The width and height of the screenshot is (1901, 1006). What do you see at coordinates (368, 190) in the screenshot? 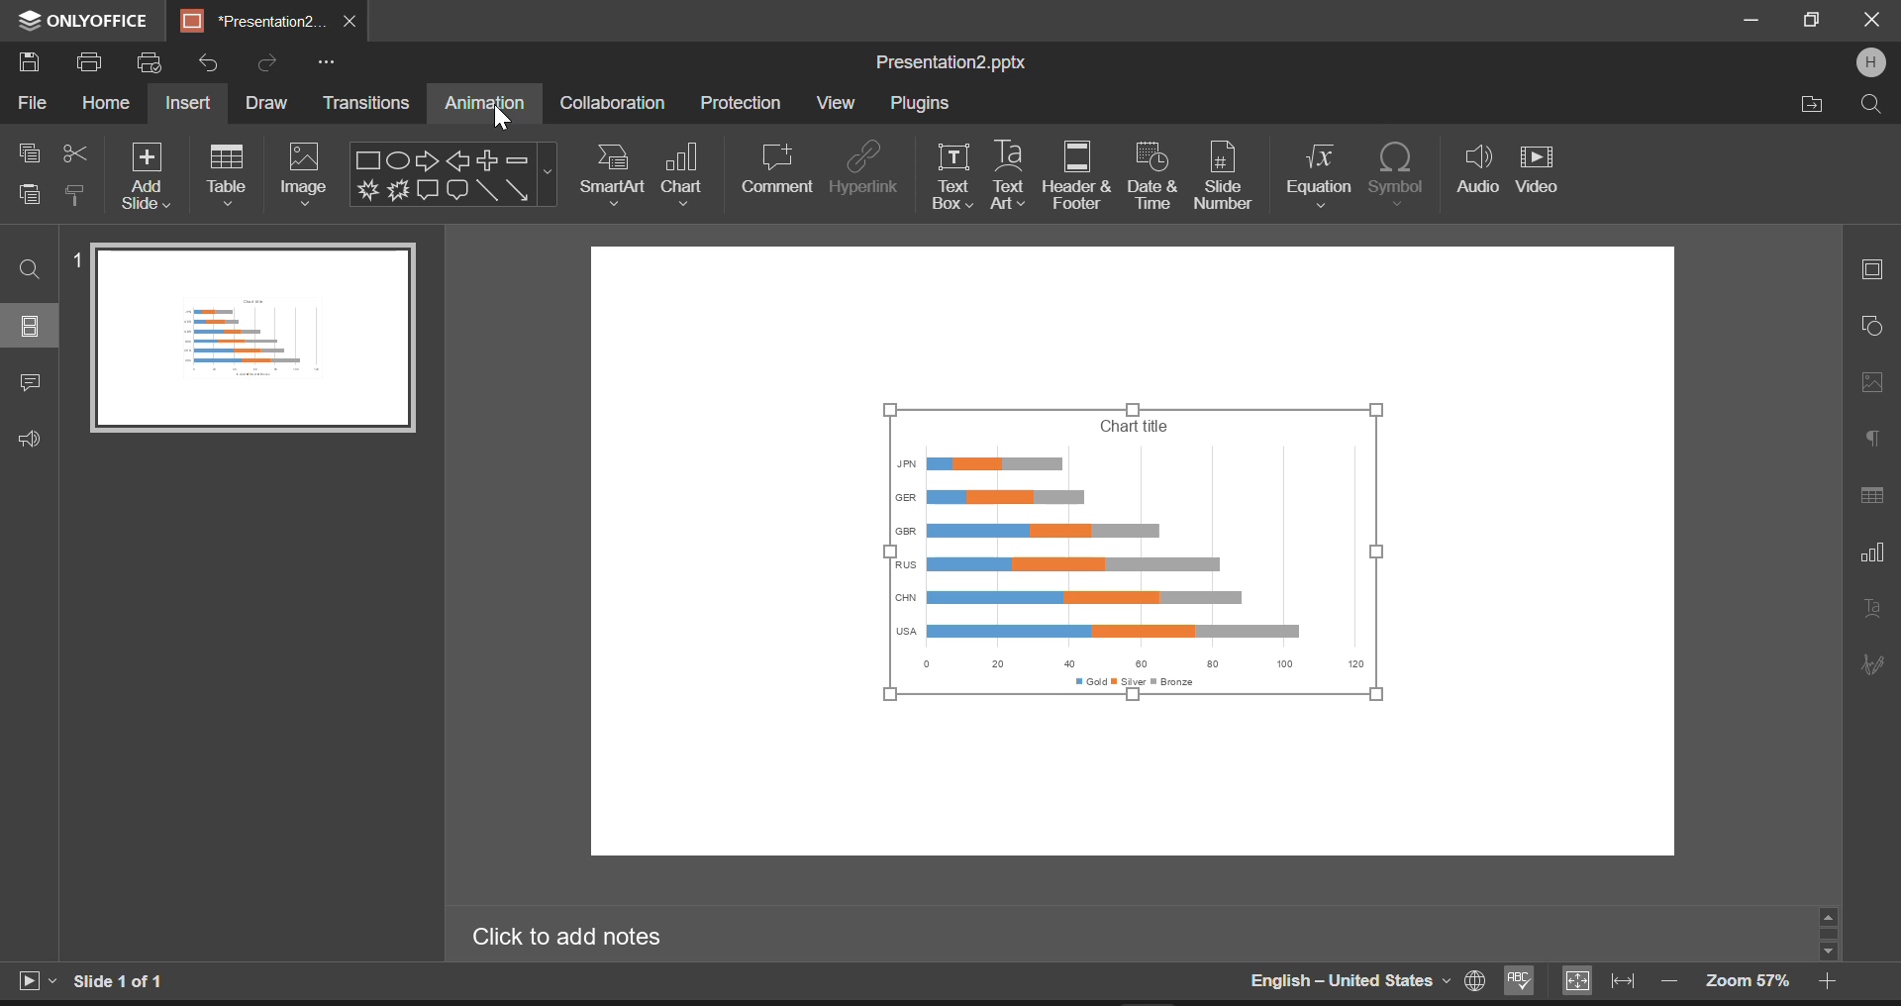
I see `Explosion 1` at bounding box center [368, 190].